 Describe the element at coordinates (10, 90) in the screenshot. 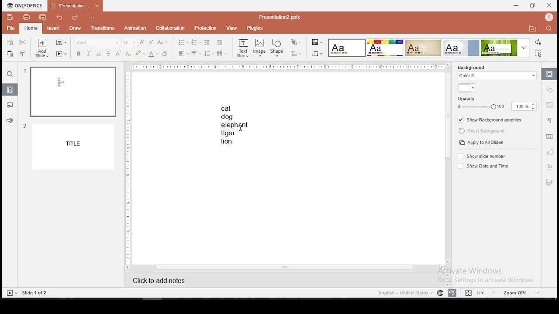

I see `slides` at that location.